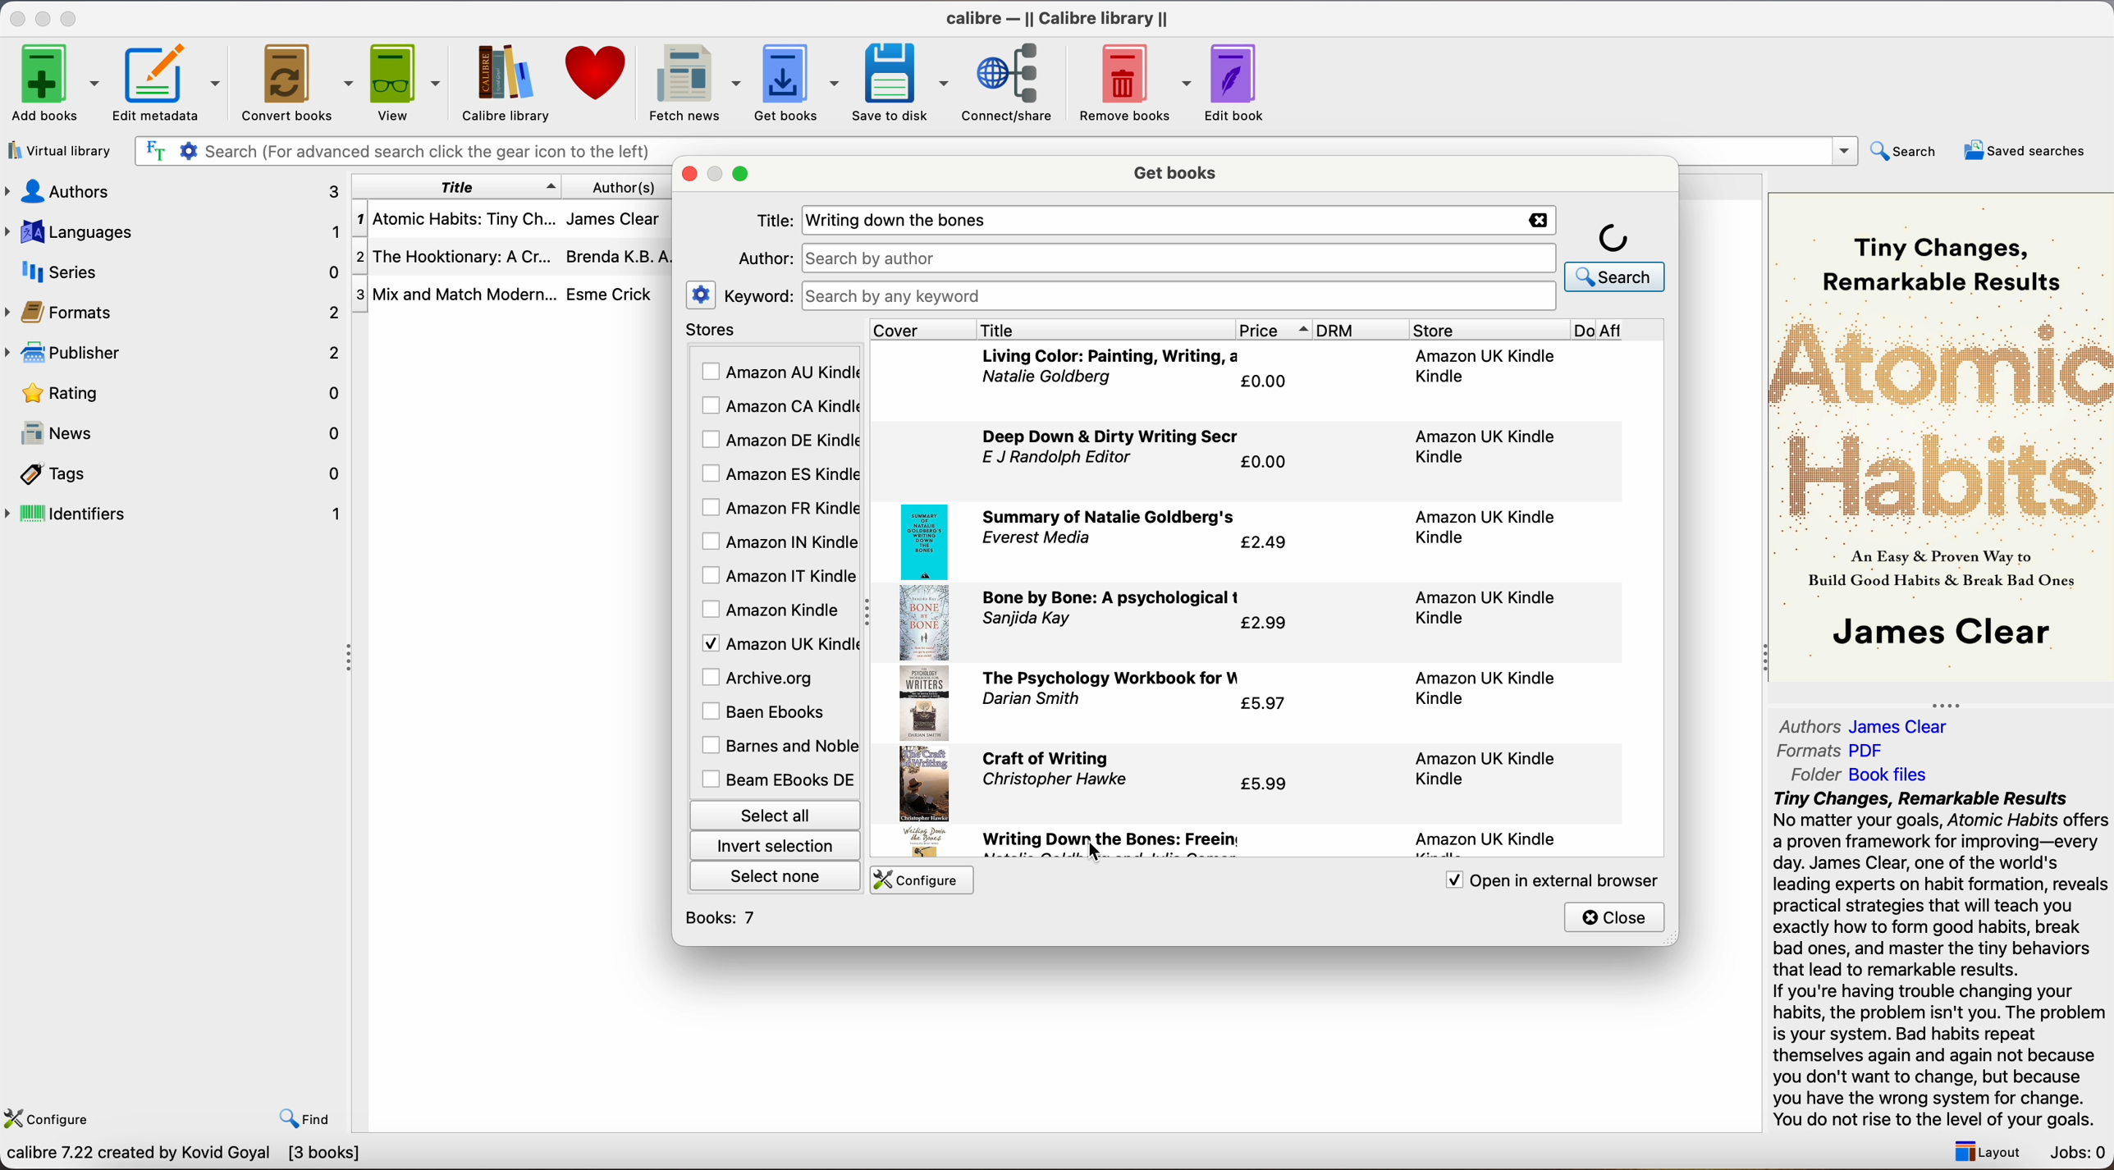 This screenshot has width=2114, height=1170. Describe the element at coordinates (777, 779) in the screenshot. I see `beam ebooks DE` at that location.